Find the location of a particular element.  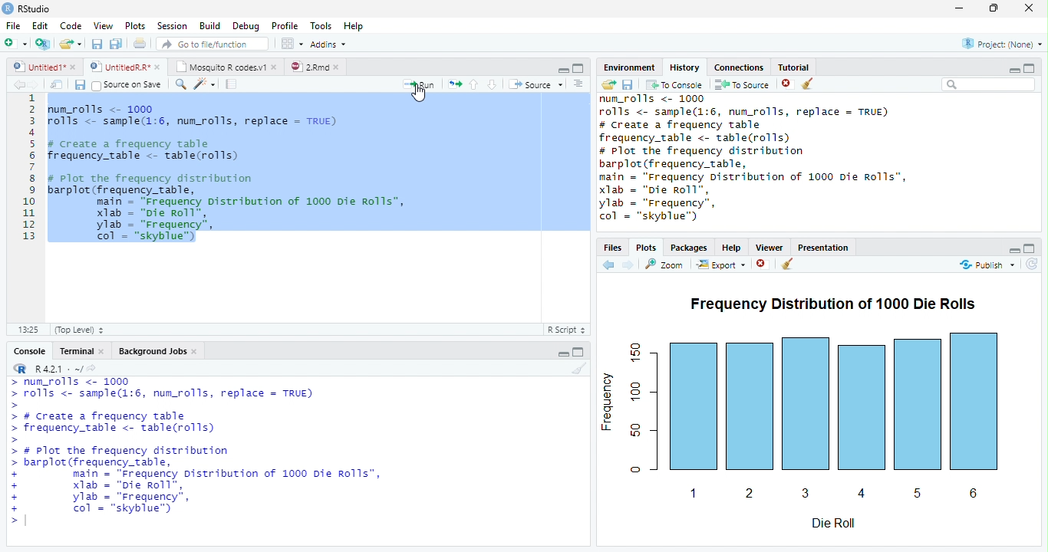

Minimize Height is located at coordinates (1013, 70).